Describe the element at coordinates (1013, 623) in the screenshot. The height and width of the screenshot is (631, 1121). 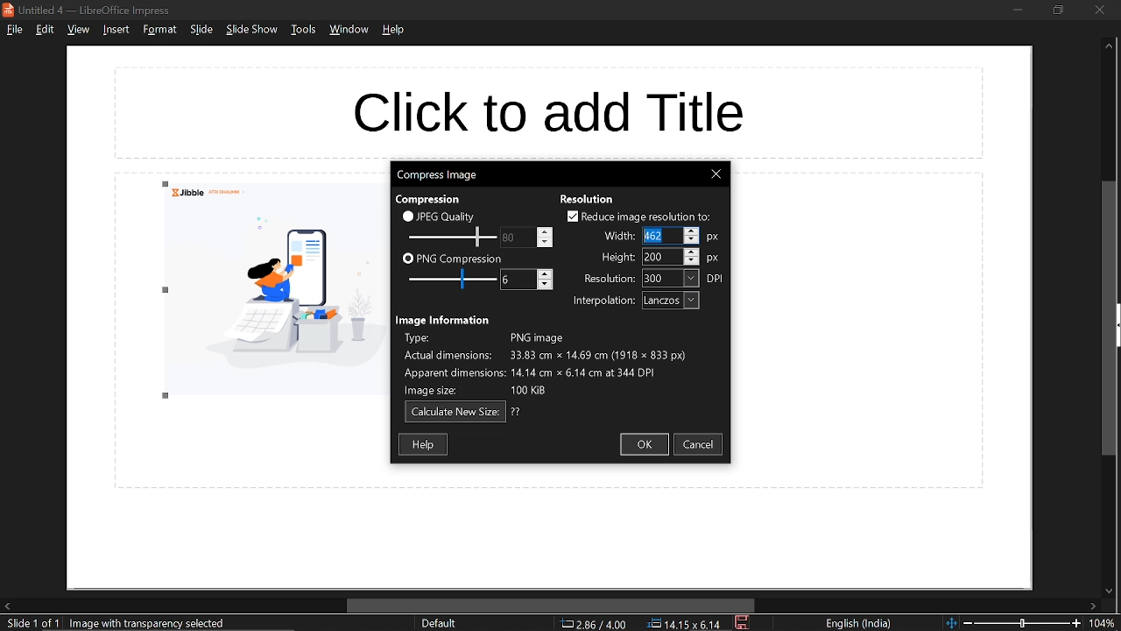
I see `change zoom` at that location.